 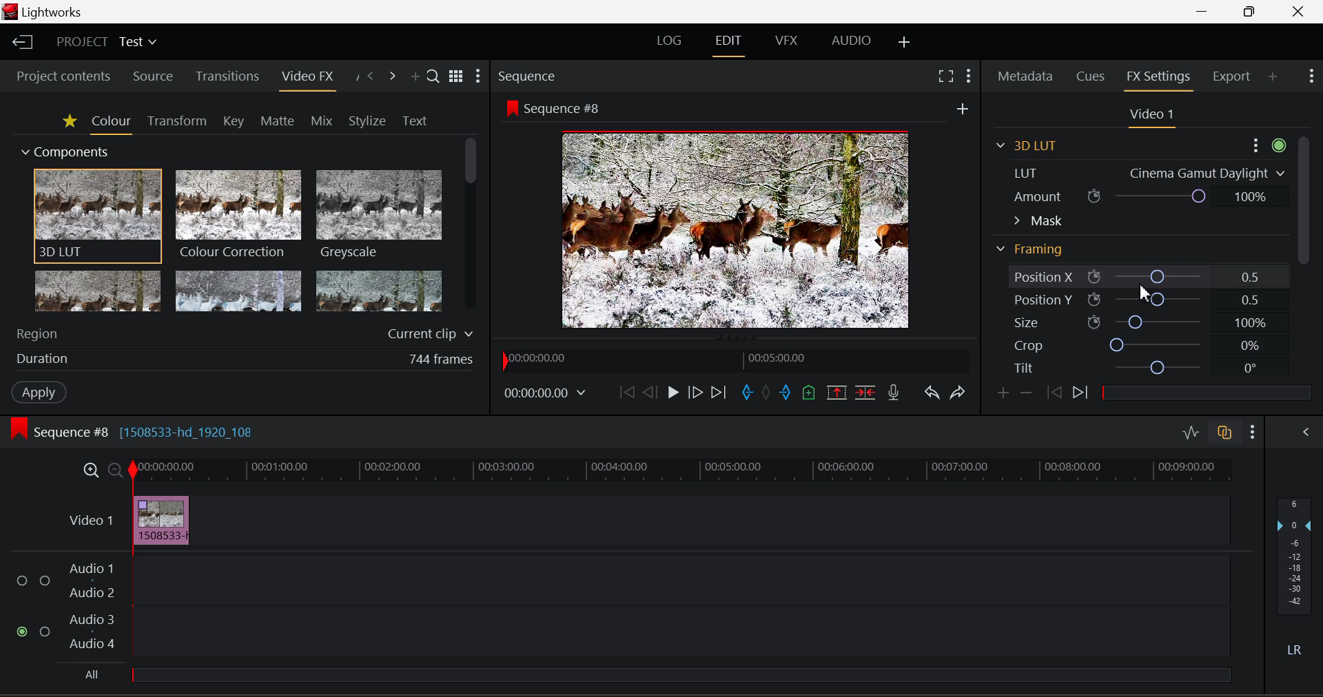 What do you see at coordinates (239, 215) in the screenshot?
I see `Colour Correction` at bounding box center [239, 215].